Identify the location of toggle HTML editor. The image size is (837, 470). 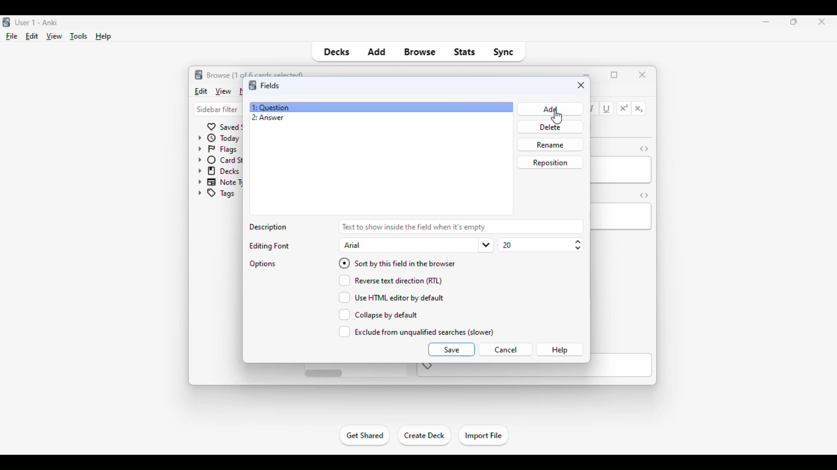
(644, 148).